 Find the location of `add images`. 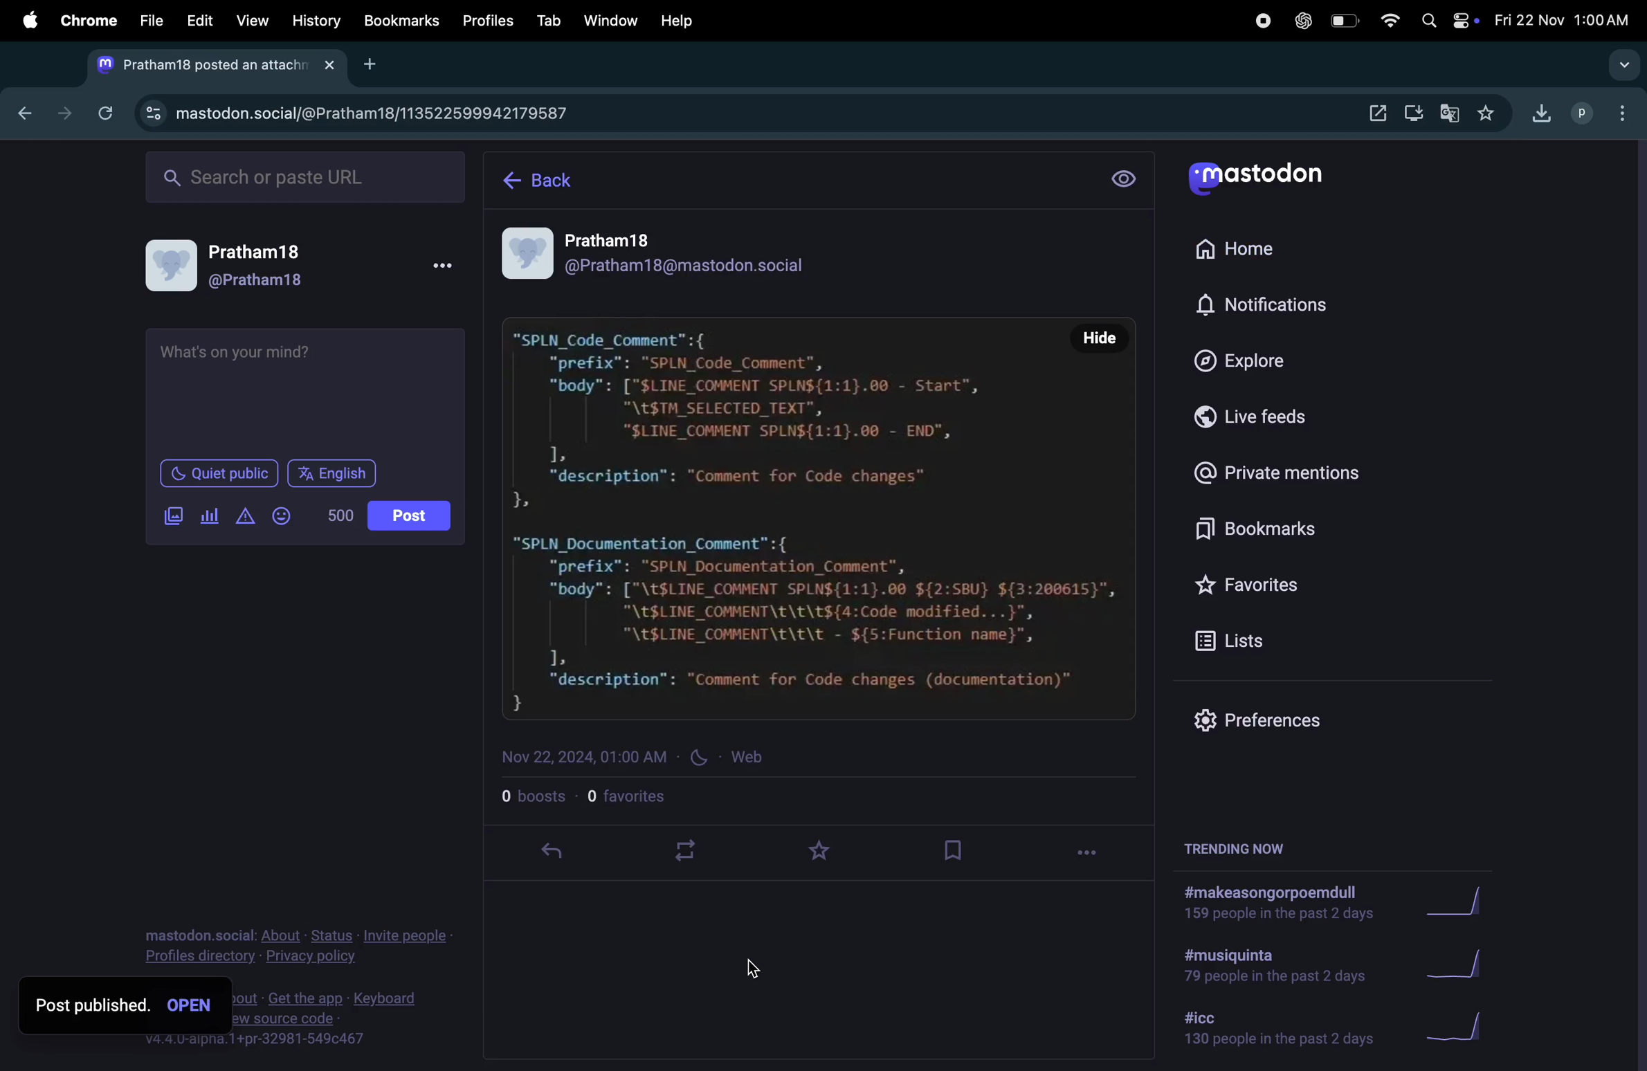

add images is located at coordinates (167, 518).